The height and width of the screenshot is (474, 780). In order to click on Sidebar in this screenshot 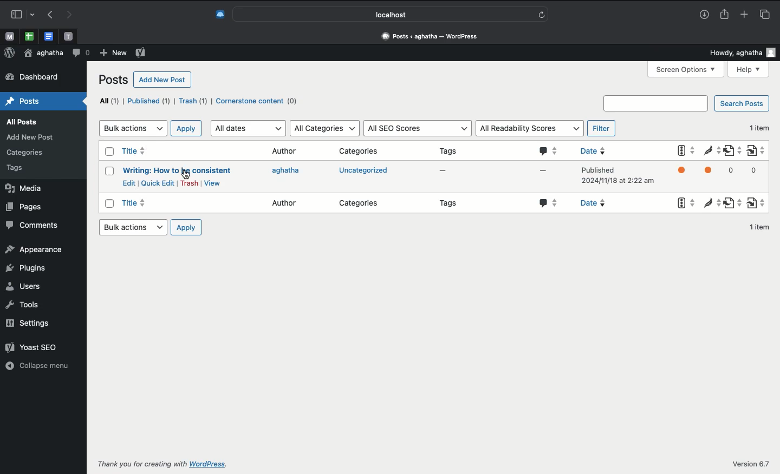, I will do `click(20, 14)`.